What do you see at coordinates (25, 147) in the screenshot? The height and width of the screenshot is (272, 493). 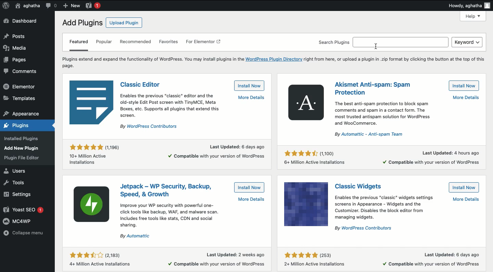 I see `Appearance` at bounding box center [25, 147].